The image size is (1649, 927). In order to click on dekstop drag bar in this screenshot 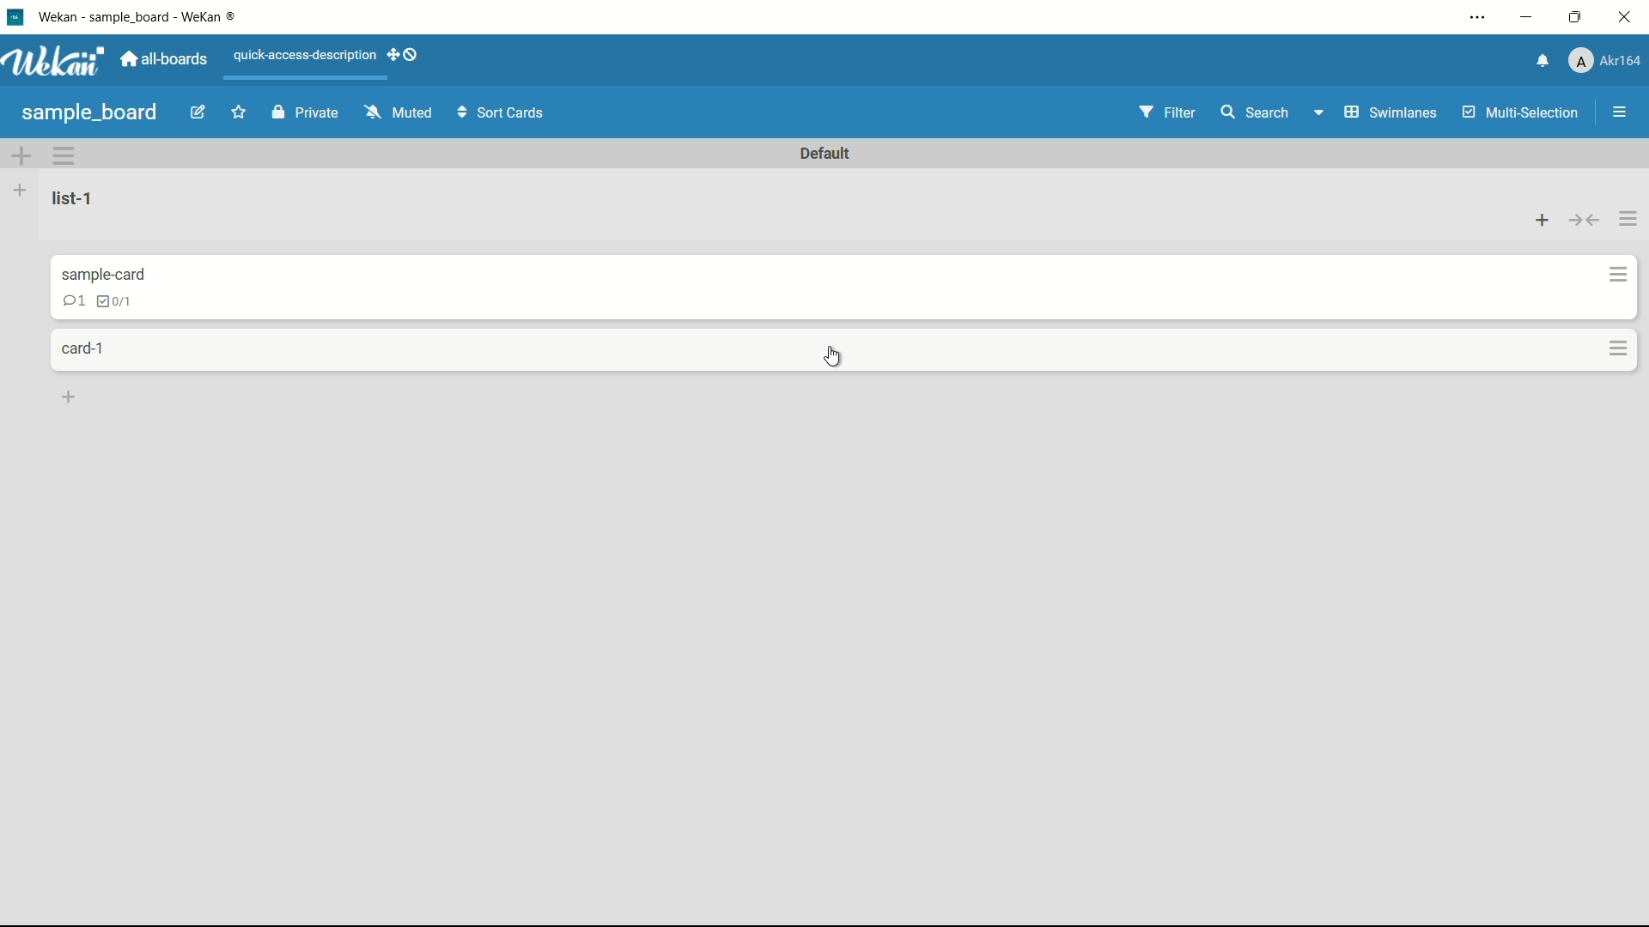, I will do `click(404, 57)`.